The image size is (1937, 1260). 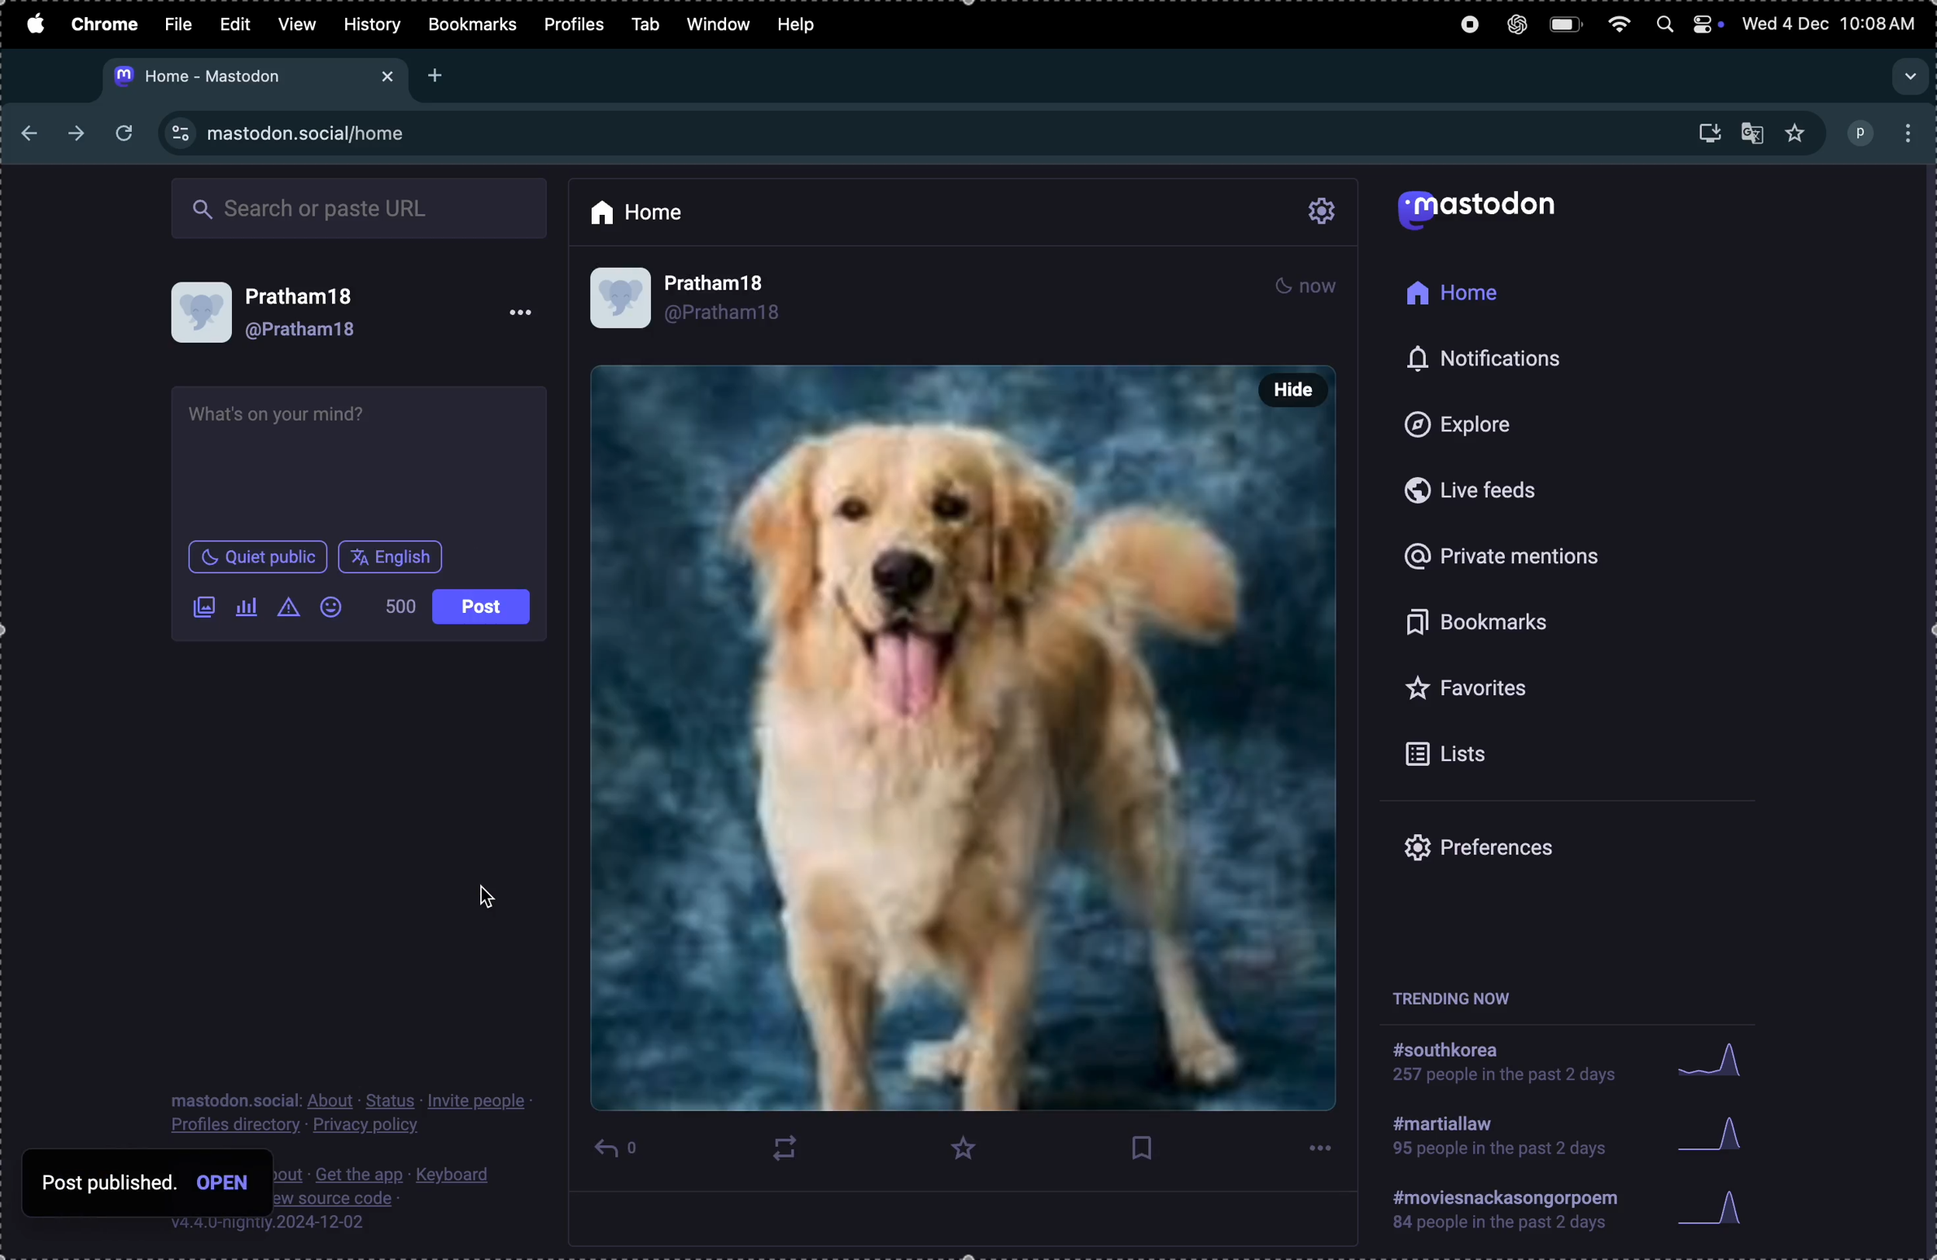 What do you see at coordinates (388, 1200) in the screenshot?
I see `source code description` at bounding box center [388, 1200].